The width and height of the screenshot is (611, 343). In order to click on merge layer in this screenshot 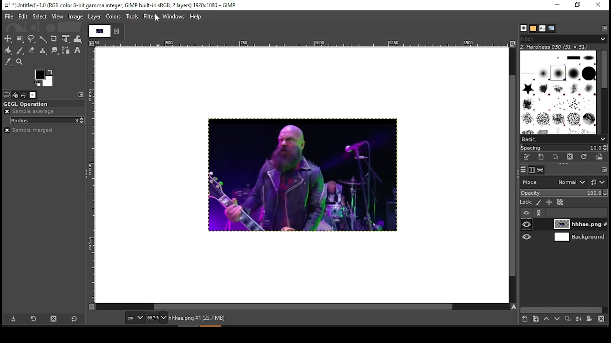, I will do `click(579, 319)`.